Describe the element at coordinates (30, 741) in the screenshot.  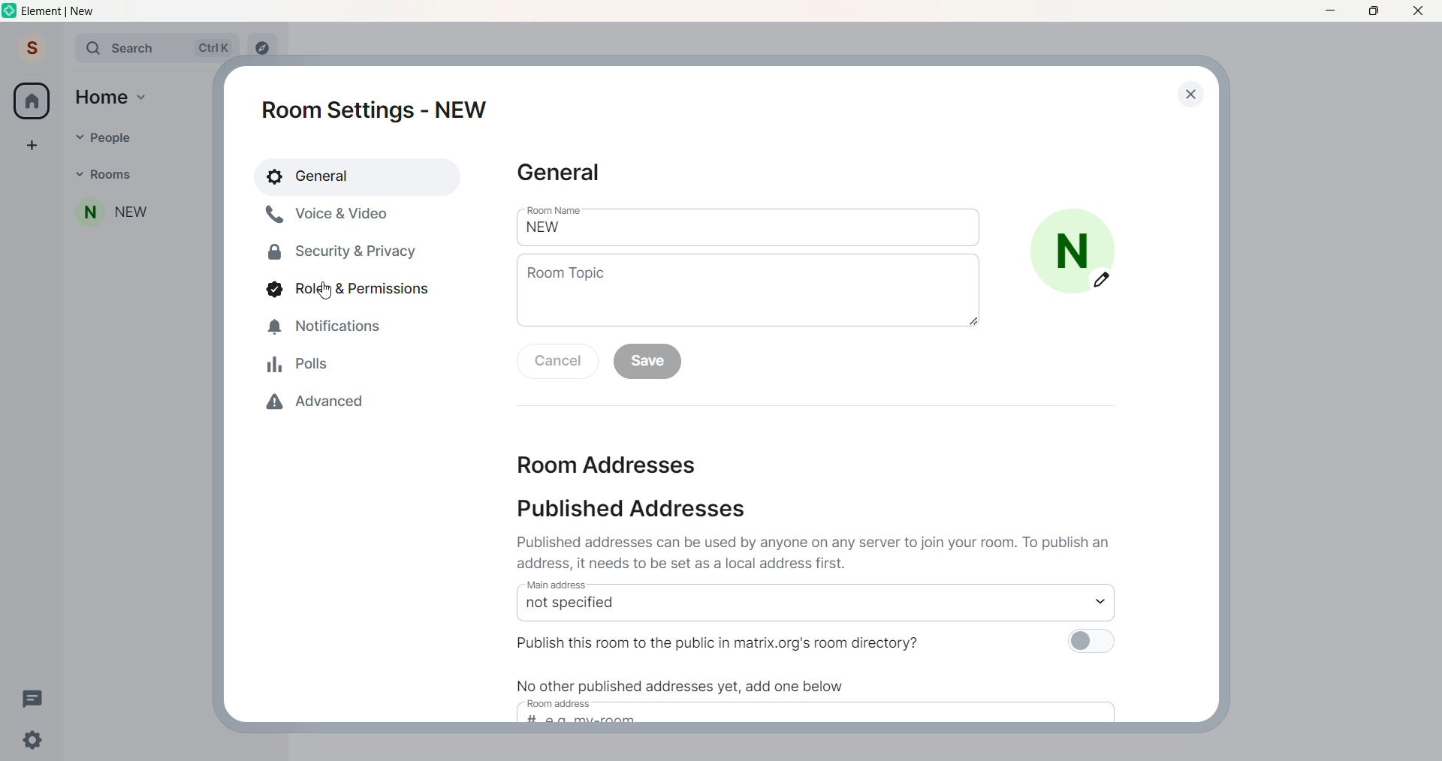
I see `setting` at that location.